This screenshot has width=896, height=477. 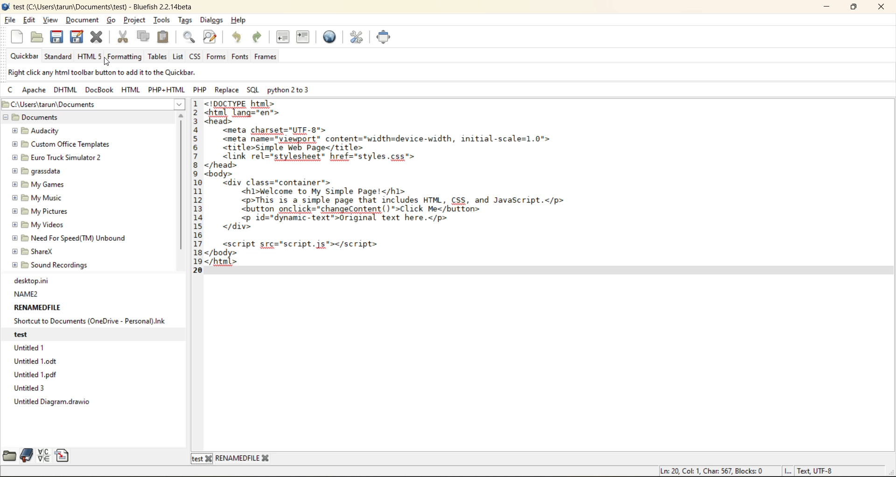 I want to click on line numbers, so click(x=197, y=187).